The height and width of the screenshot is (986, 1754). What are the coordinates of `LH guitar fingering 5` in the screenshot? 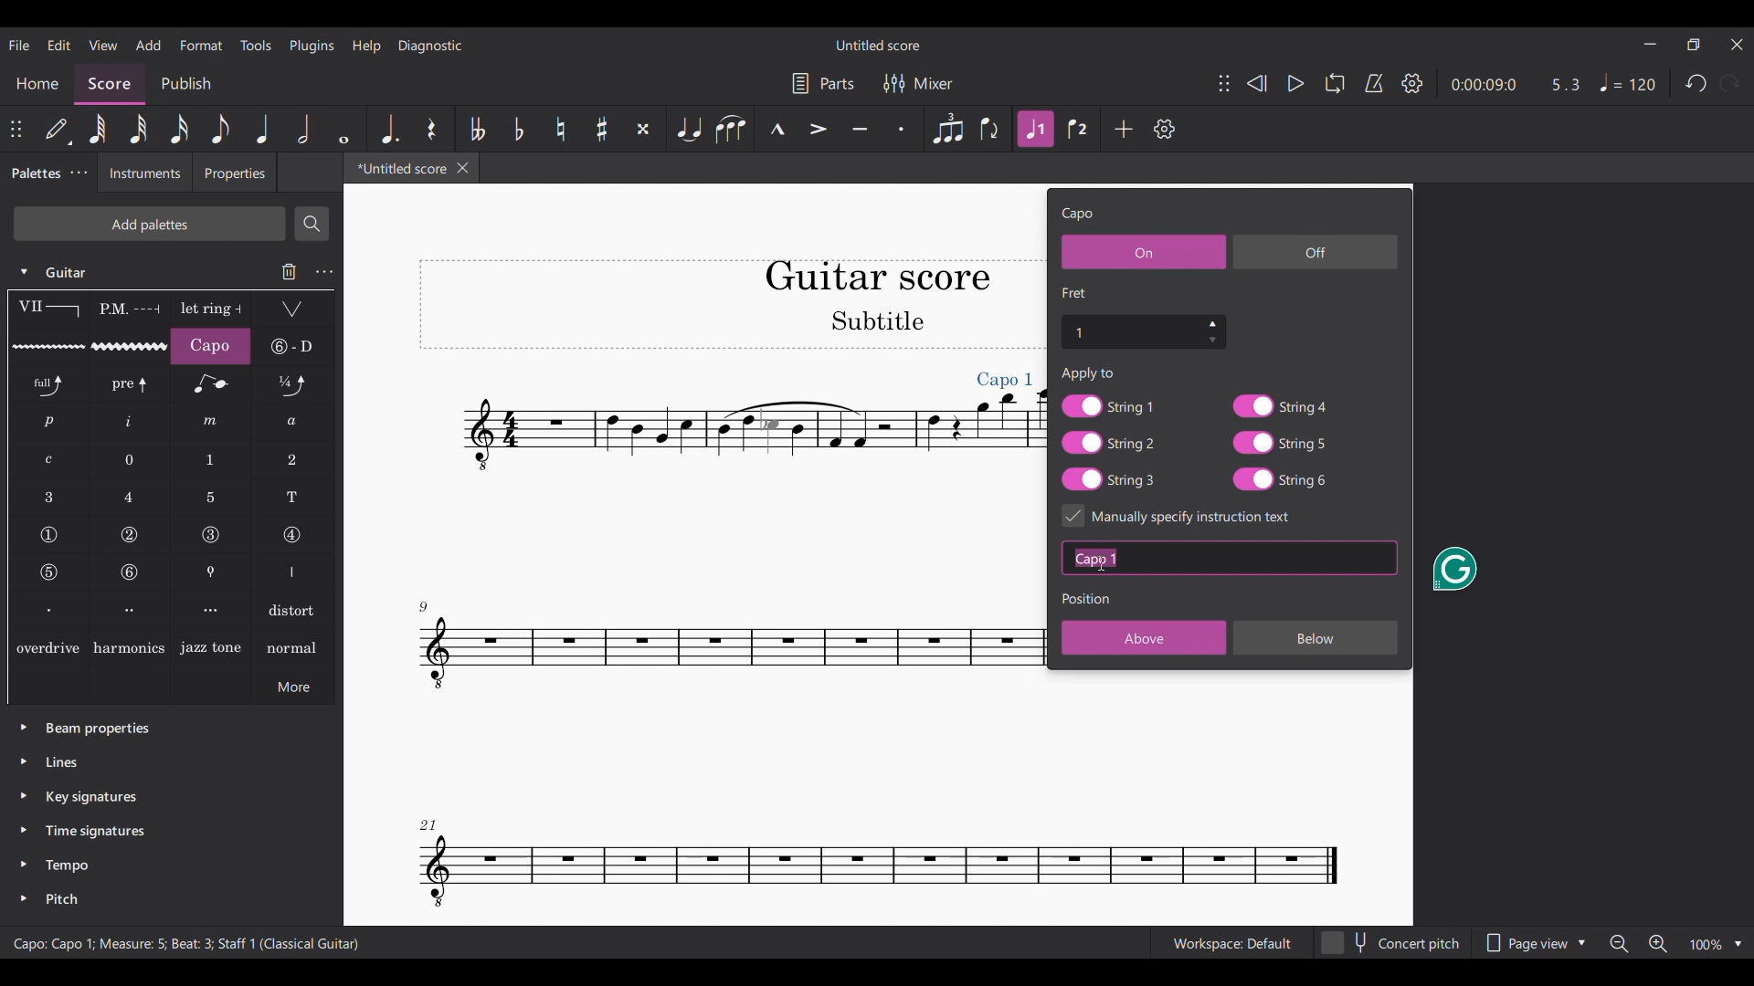 It's located at (211, 498).